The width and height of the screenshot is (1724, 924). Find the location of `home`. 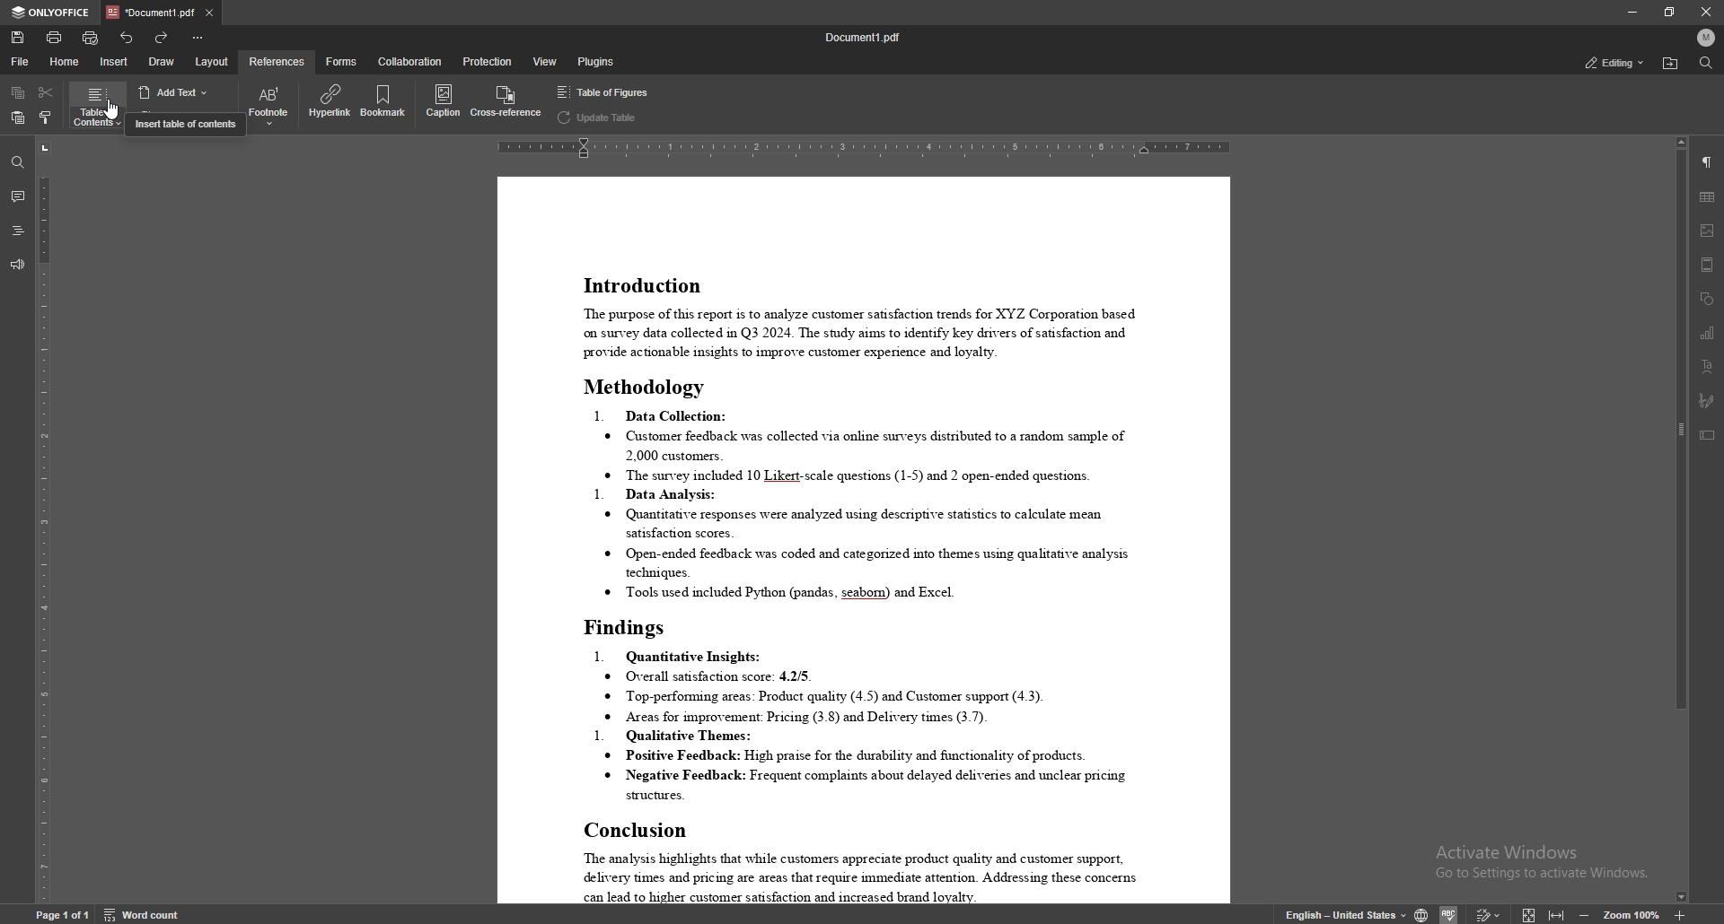

home is located at coordinates (64, 62).